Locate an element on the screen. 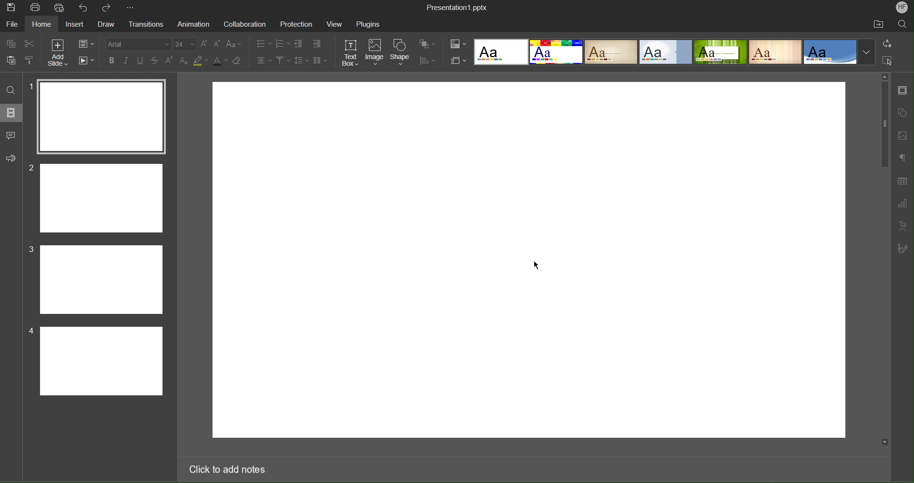  Distribute is located at coordinates (427, 60).